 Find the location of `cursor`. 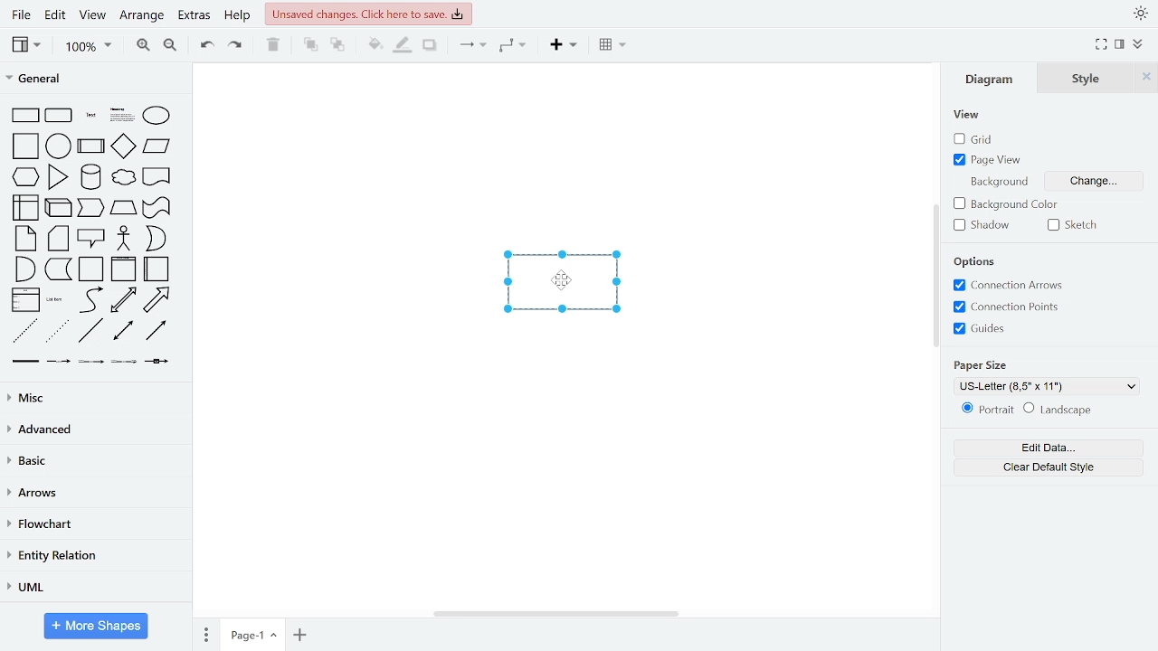

cursor is located at coordinates (564, 282).